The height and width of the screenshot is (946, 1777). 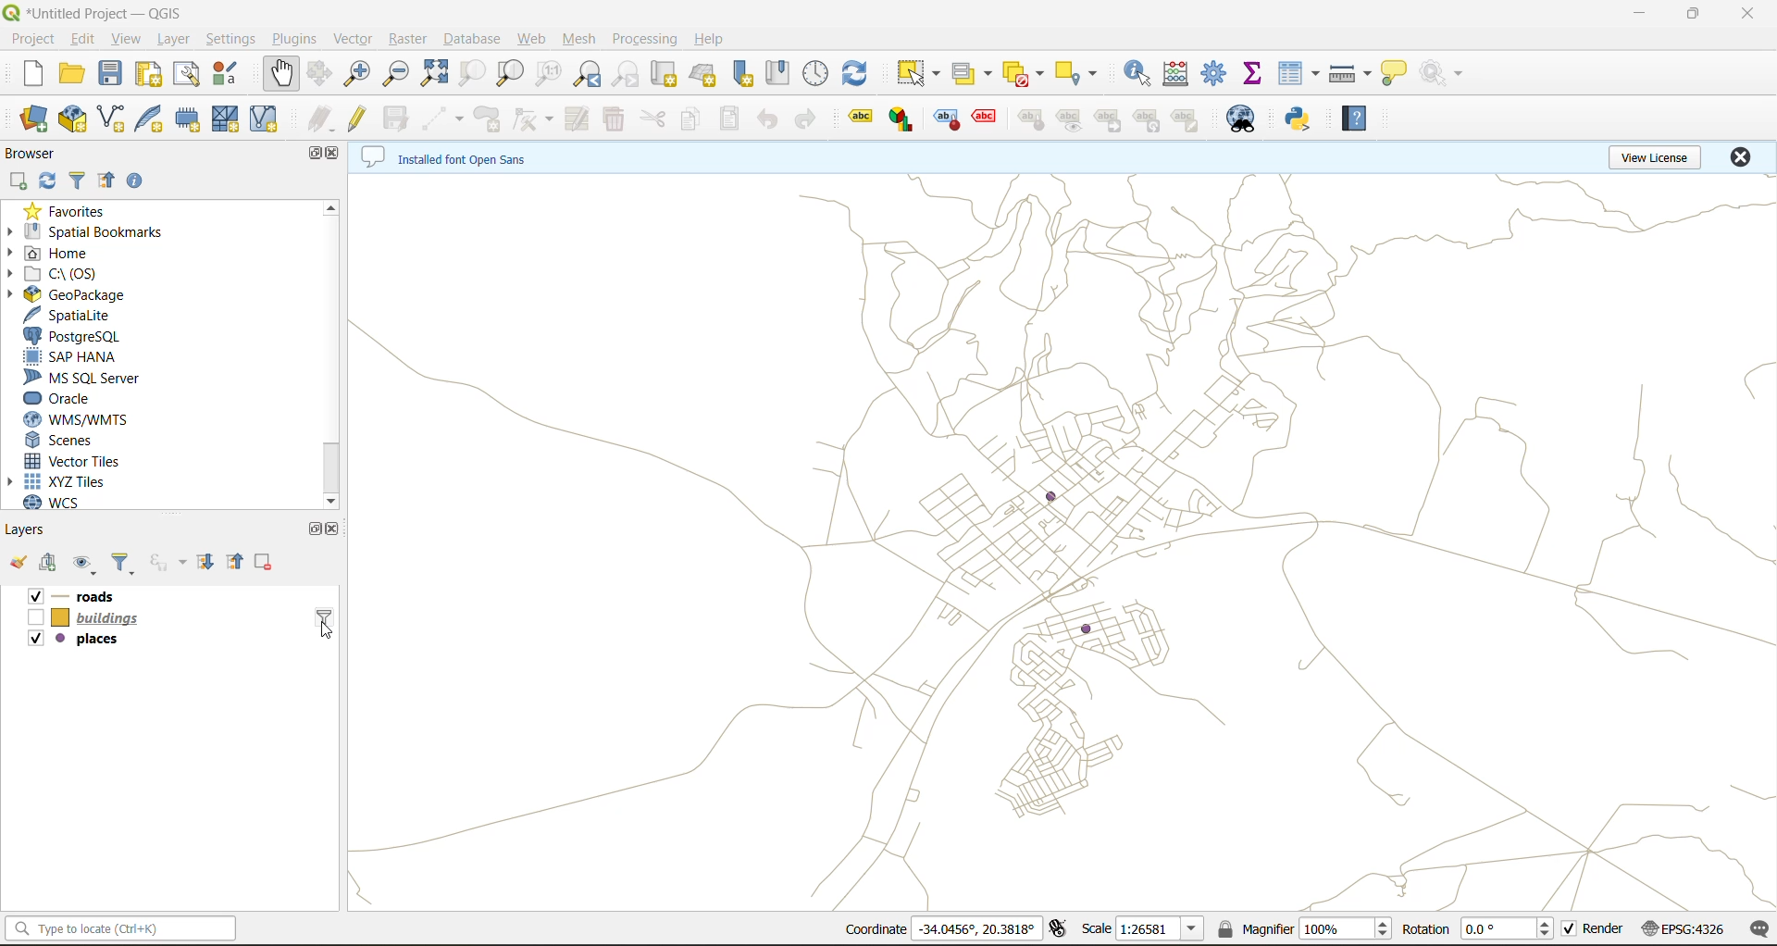 I want to click on Label Placement, so click(x=1033, y=118).